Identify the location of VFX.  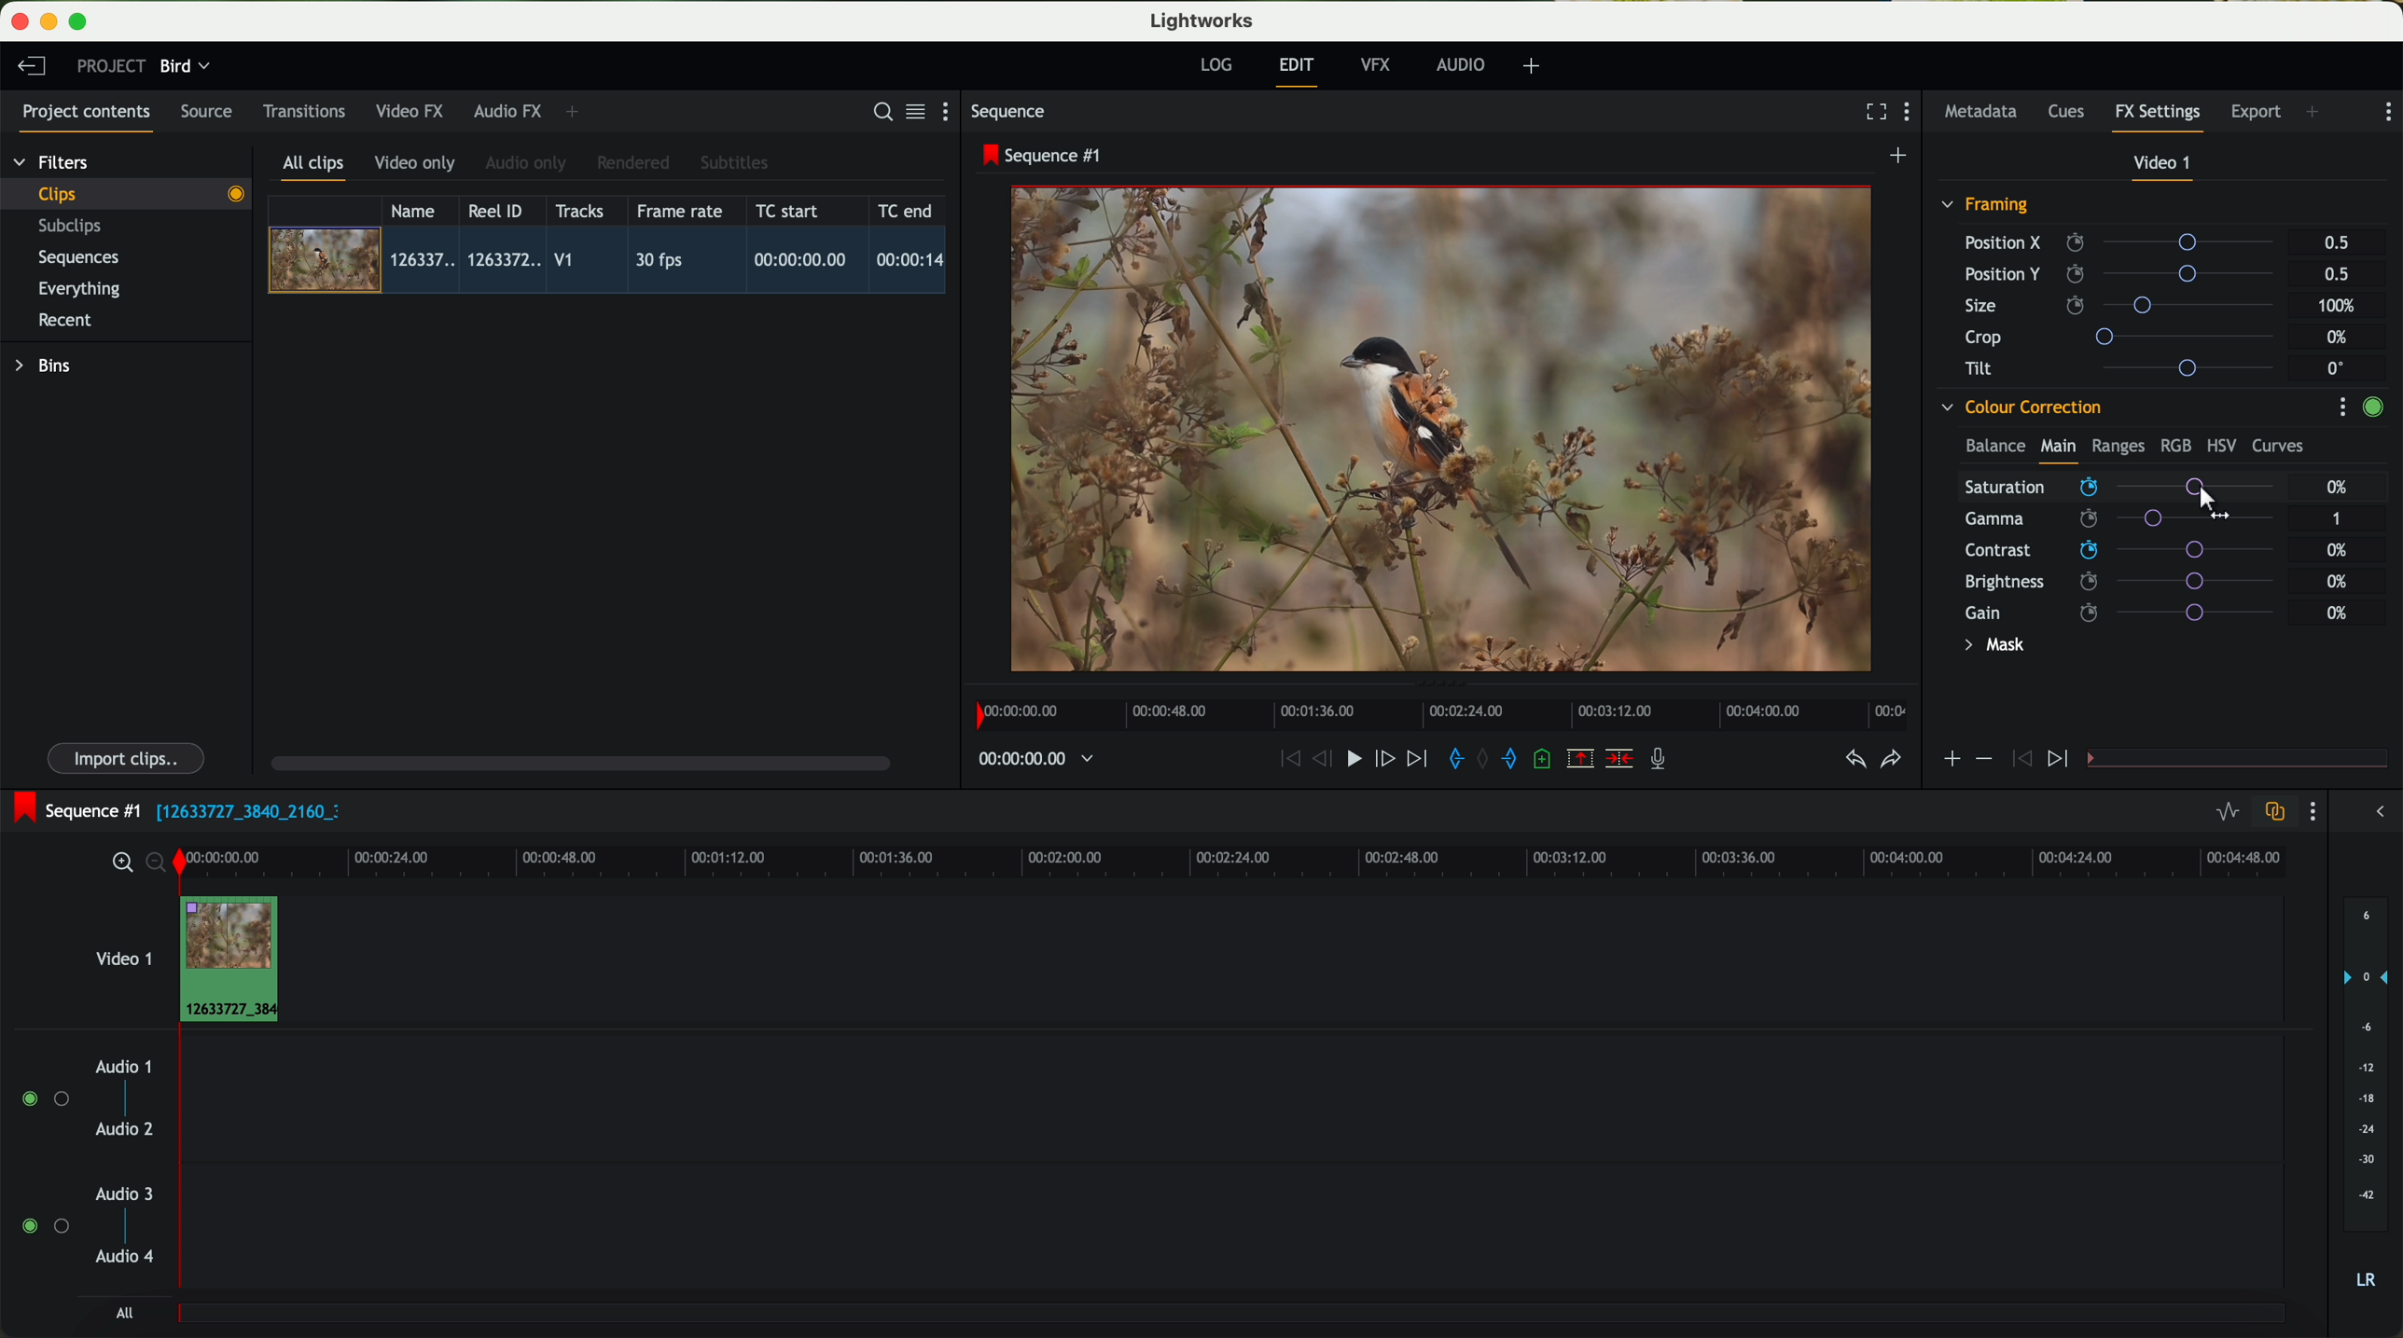
(1380, 65).